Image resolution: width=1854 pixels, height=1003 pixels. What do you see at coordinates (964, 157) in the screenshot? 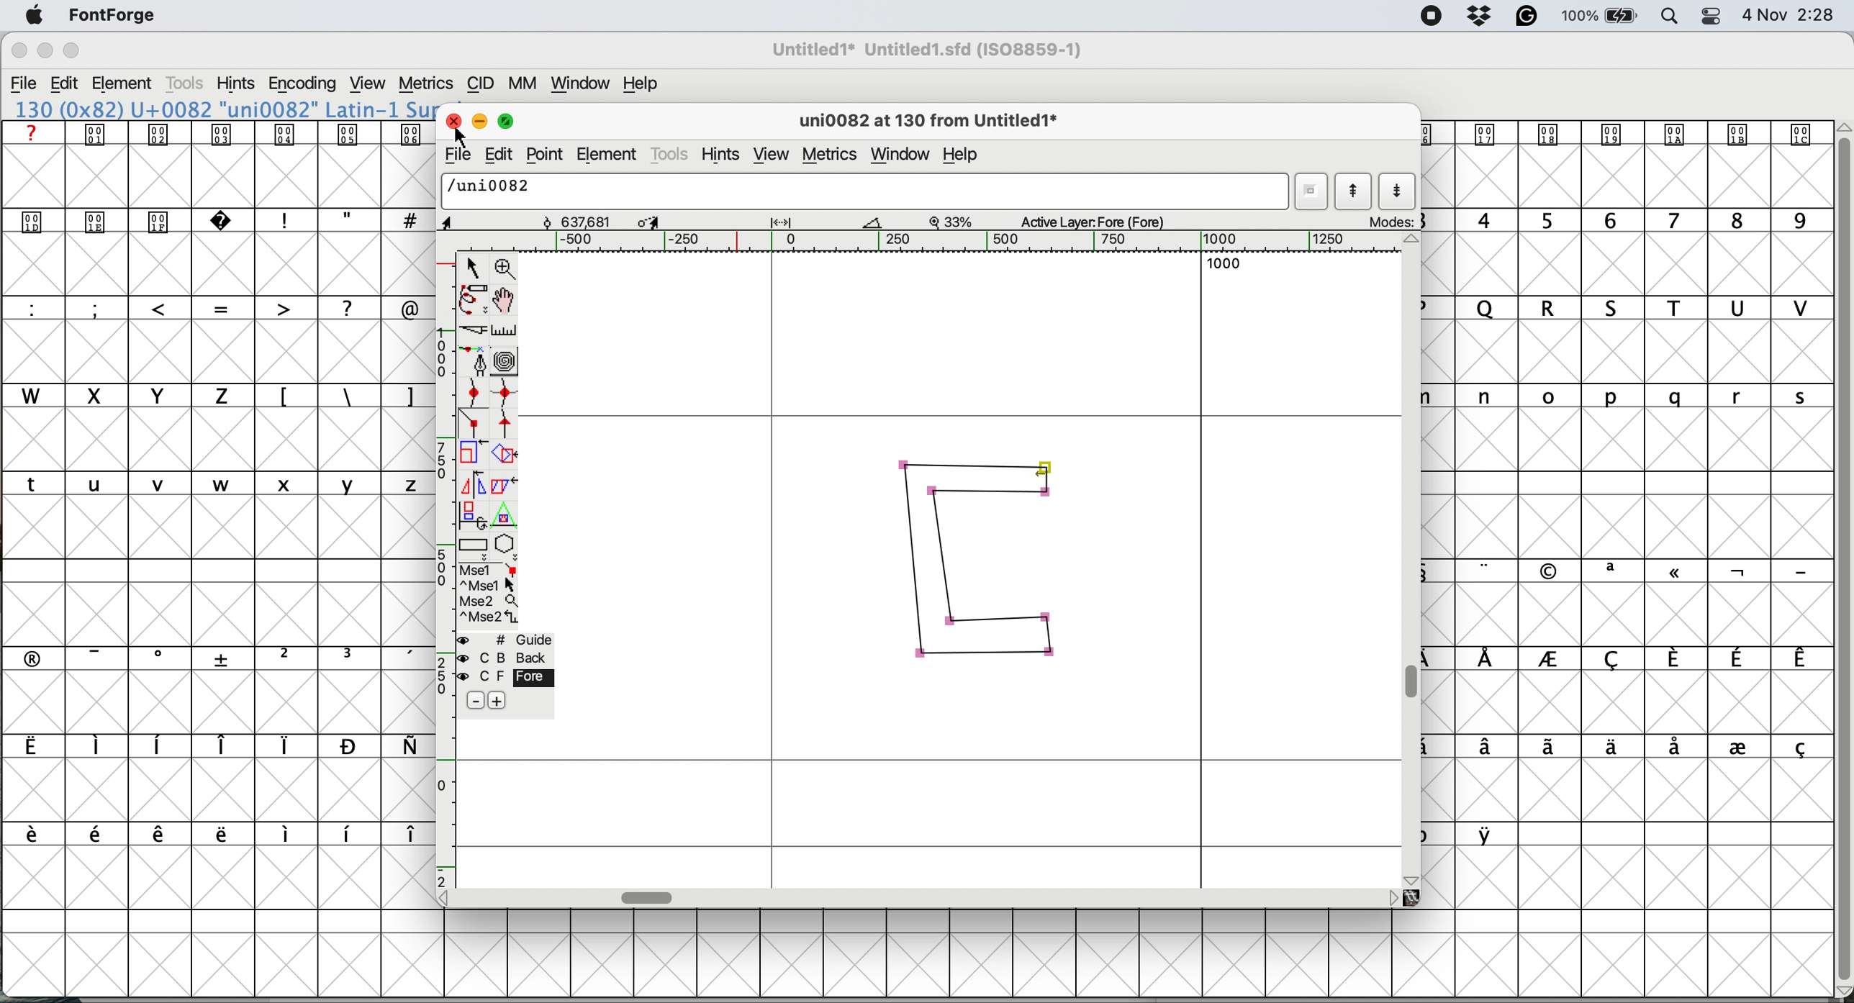
I see `help` at bounding box center [964, 157].